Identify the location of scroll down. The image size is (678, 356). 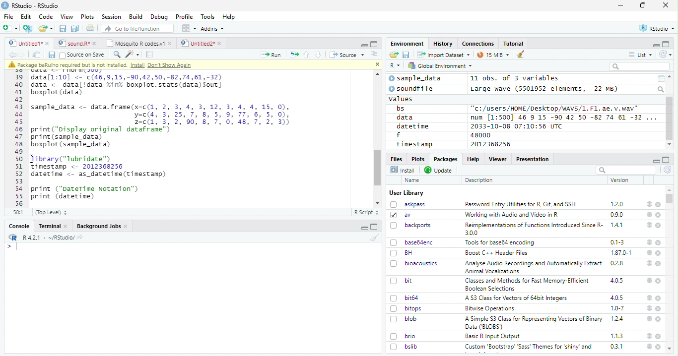
(669, 145).